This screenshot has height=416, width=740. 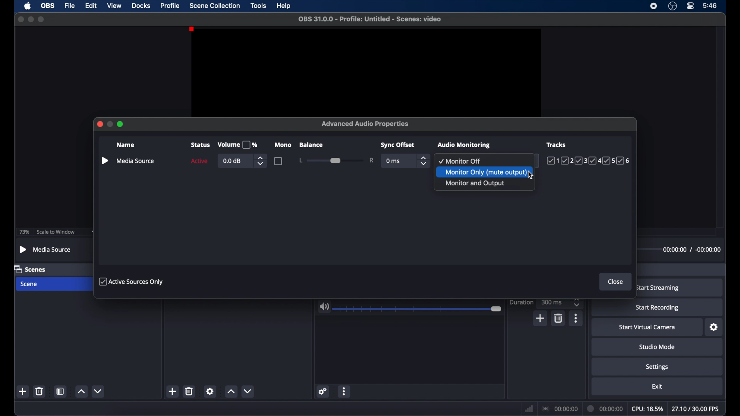 What do you see at coordinates (558, 318) in the screenshot?
I see `delete` at bounding box center [558, 318].